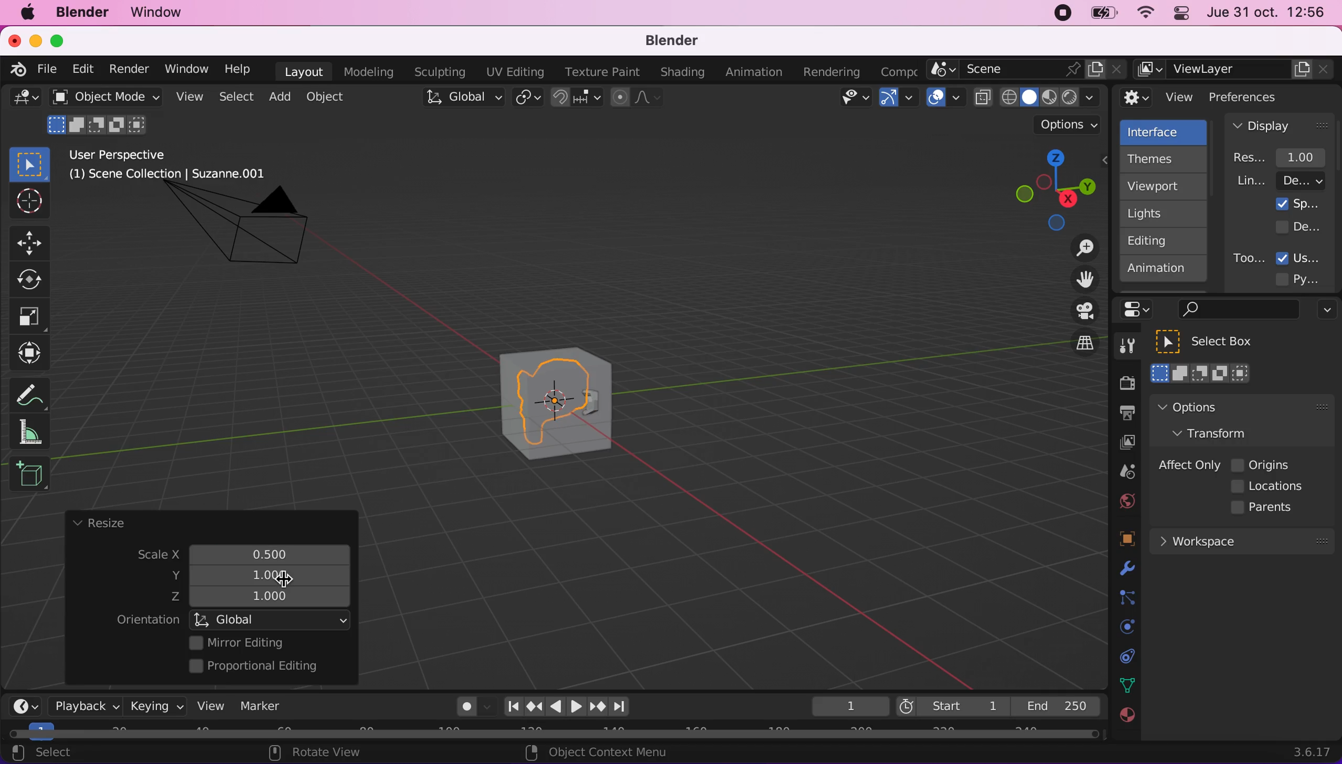 The image size is (1342, 764). I want to click on modeling, so click(367, 72).